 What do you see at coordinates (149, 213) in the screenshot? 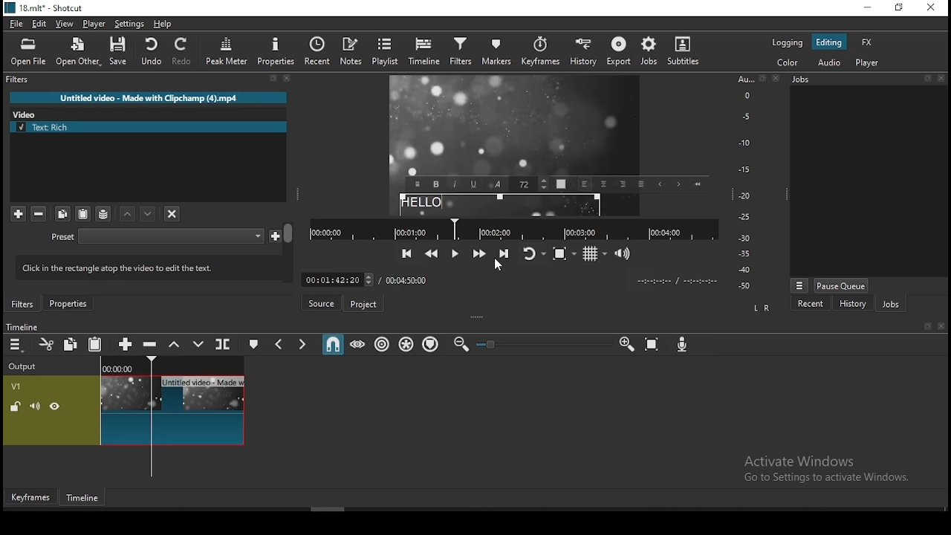
I see `move filter up` at bounding box center [149, 213].